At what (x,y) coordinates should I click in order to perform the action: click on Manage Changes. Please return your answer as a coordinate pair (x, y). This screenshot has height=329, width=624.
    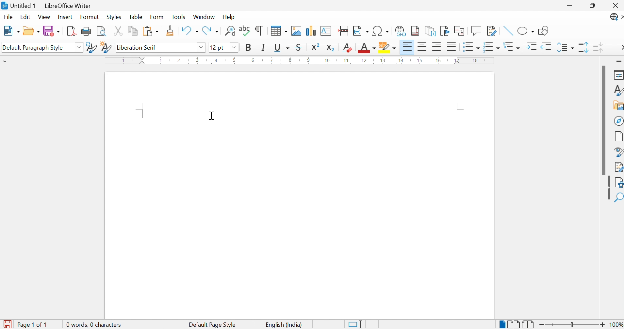
    Looking at the image, I should click on (618, 167).